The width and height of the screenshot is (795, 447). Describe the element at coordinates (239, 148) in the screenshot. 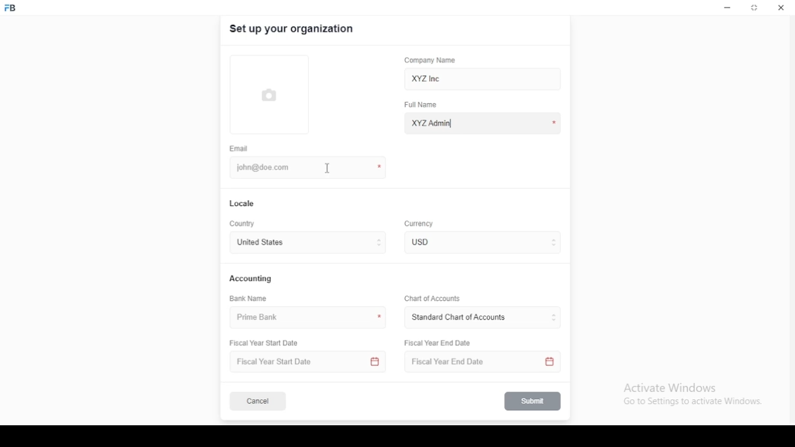

I see `email` at that location.